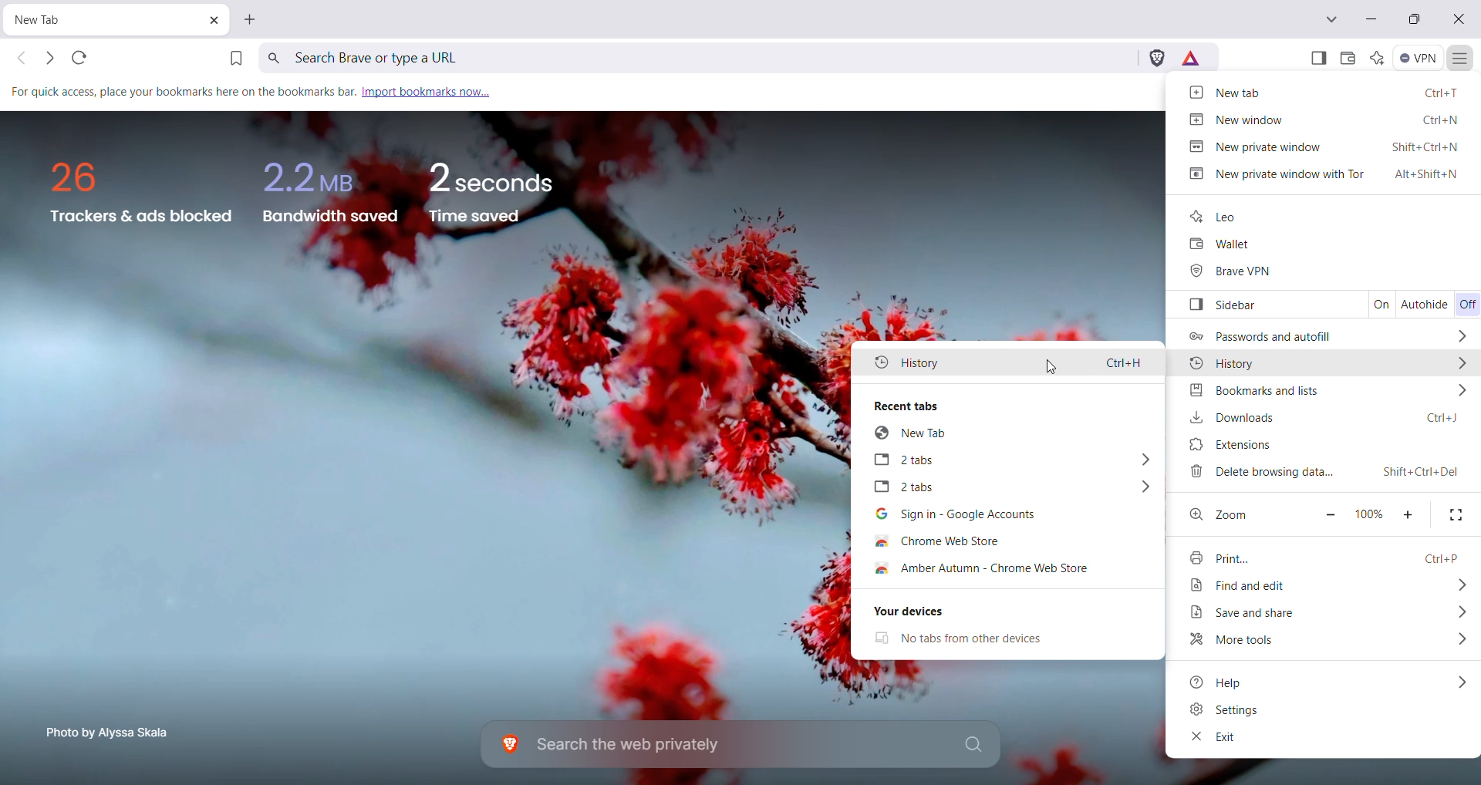 This screenshot has width=1481, height=785. Describe the element at coordinates (1330, 612) in the screenshot. I see `Save and Share` at that location.